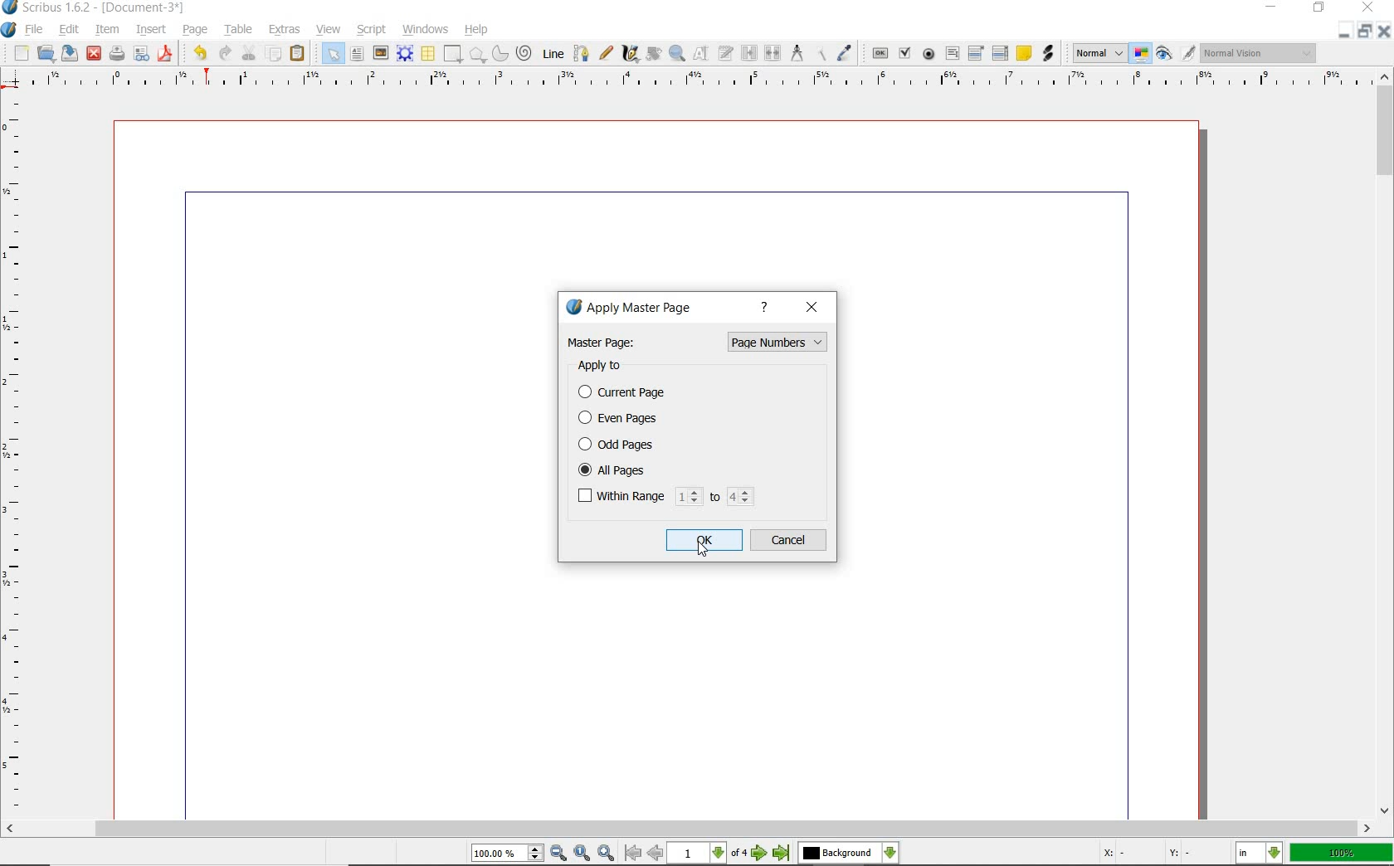 Image resolution: width=1394 pixels, height=866 pixels. What do you see at coordinates (105, 30) in the screenshot?
I see `item` at bounding box center [105, 30].